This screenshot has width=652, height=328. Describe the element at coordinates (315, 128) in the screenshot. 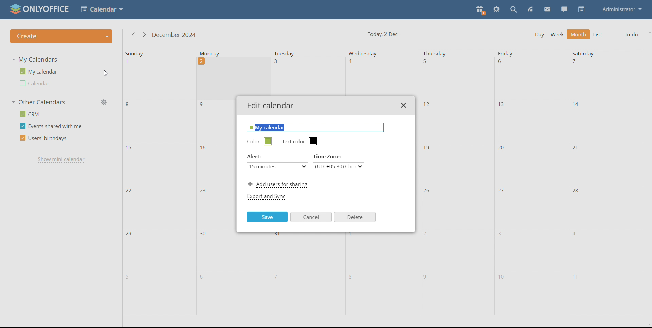

I see `edit name` at that location.